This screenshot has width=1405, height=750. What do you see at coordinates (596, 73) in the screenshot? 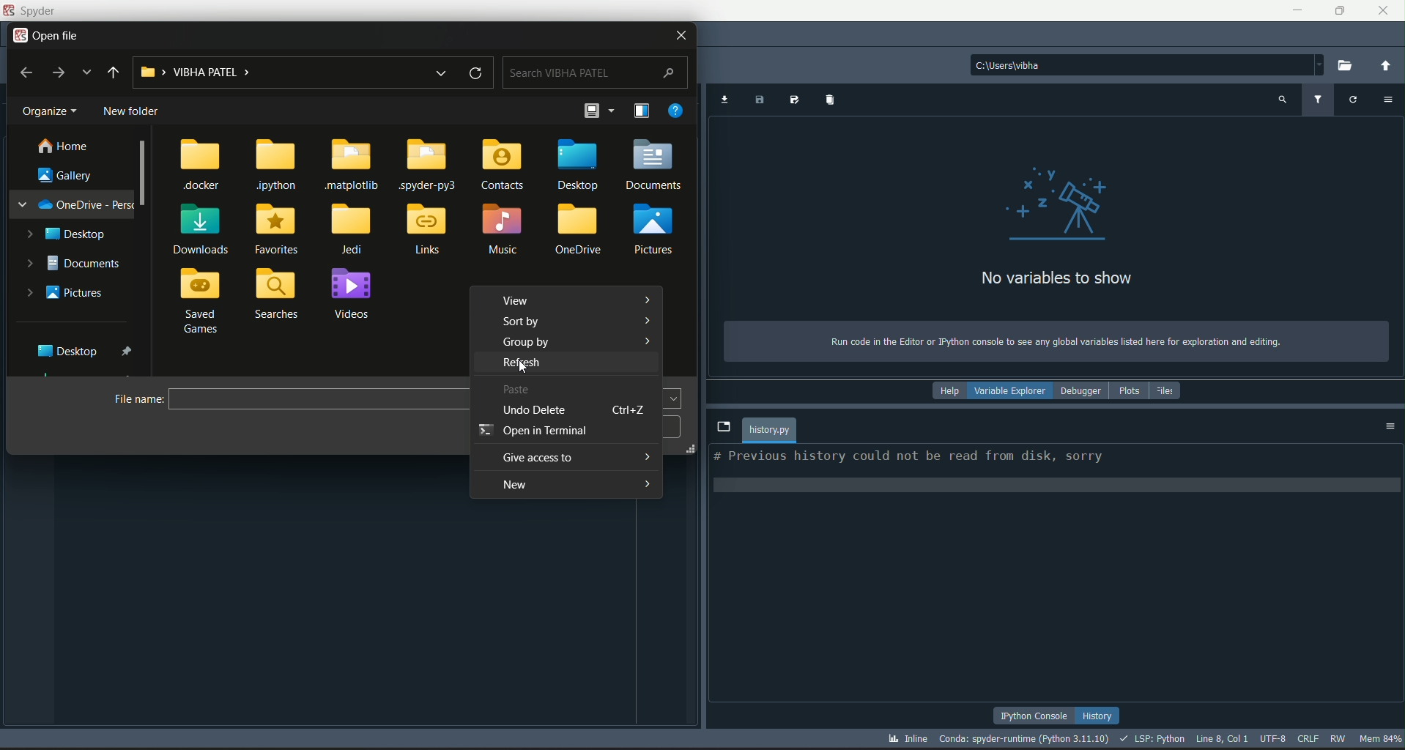
I see `search bar` at bounding box center [596, 73].